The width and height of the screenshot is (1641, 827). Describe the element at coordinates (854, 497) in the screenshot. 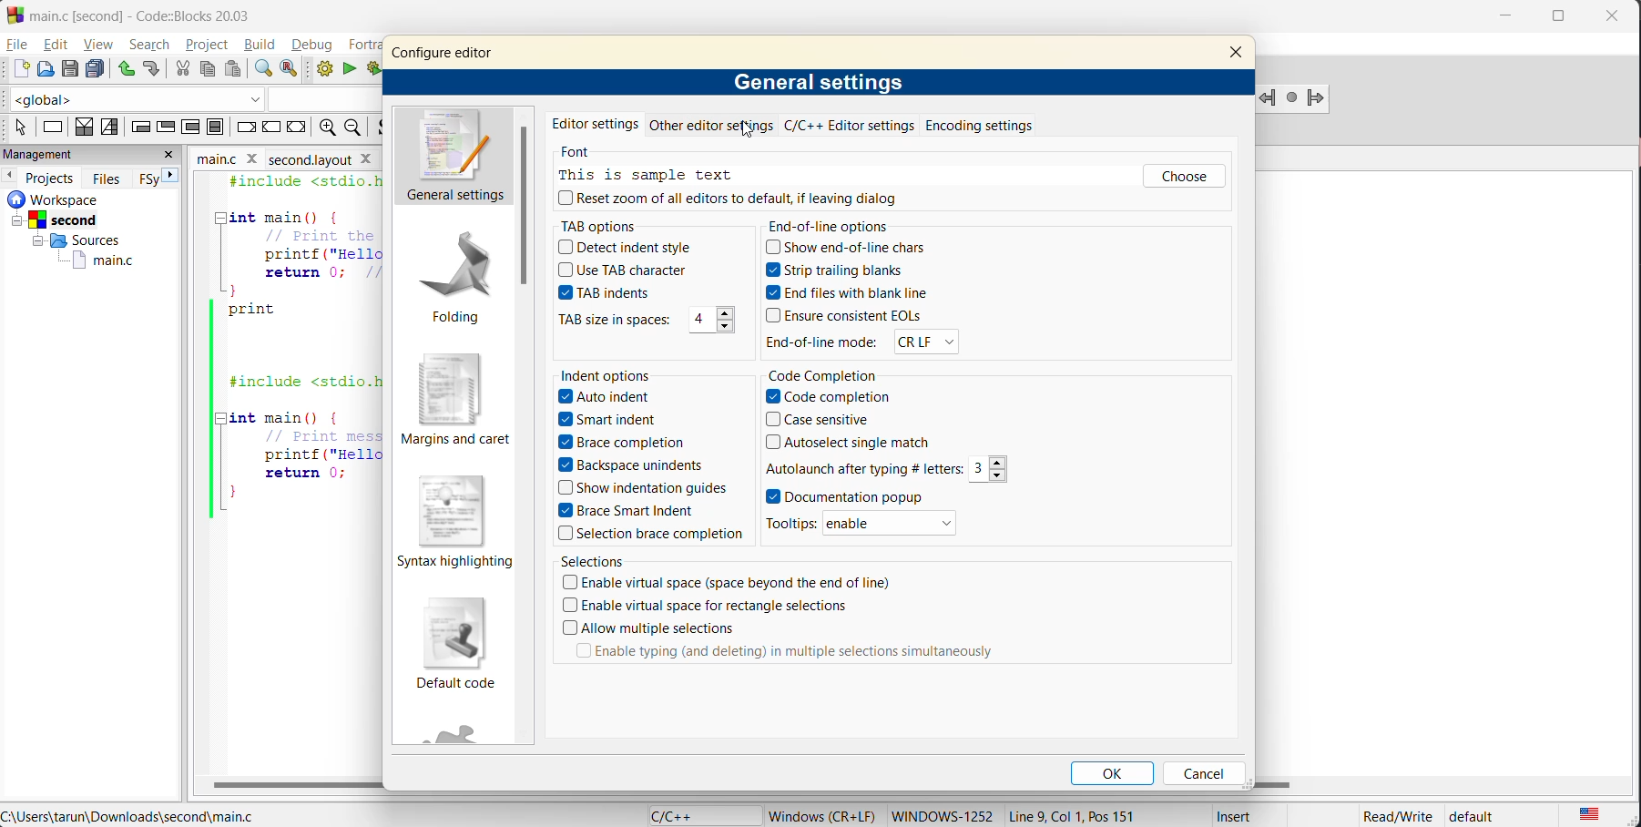

I see `Documention popup` at that location.